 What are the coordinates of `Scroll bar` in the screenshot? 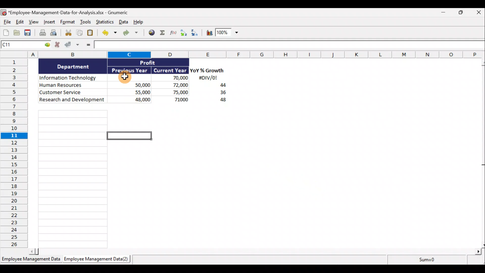 It's located at (257, 251).